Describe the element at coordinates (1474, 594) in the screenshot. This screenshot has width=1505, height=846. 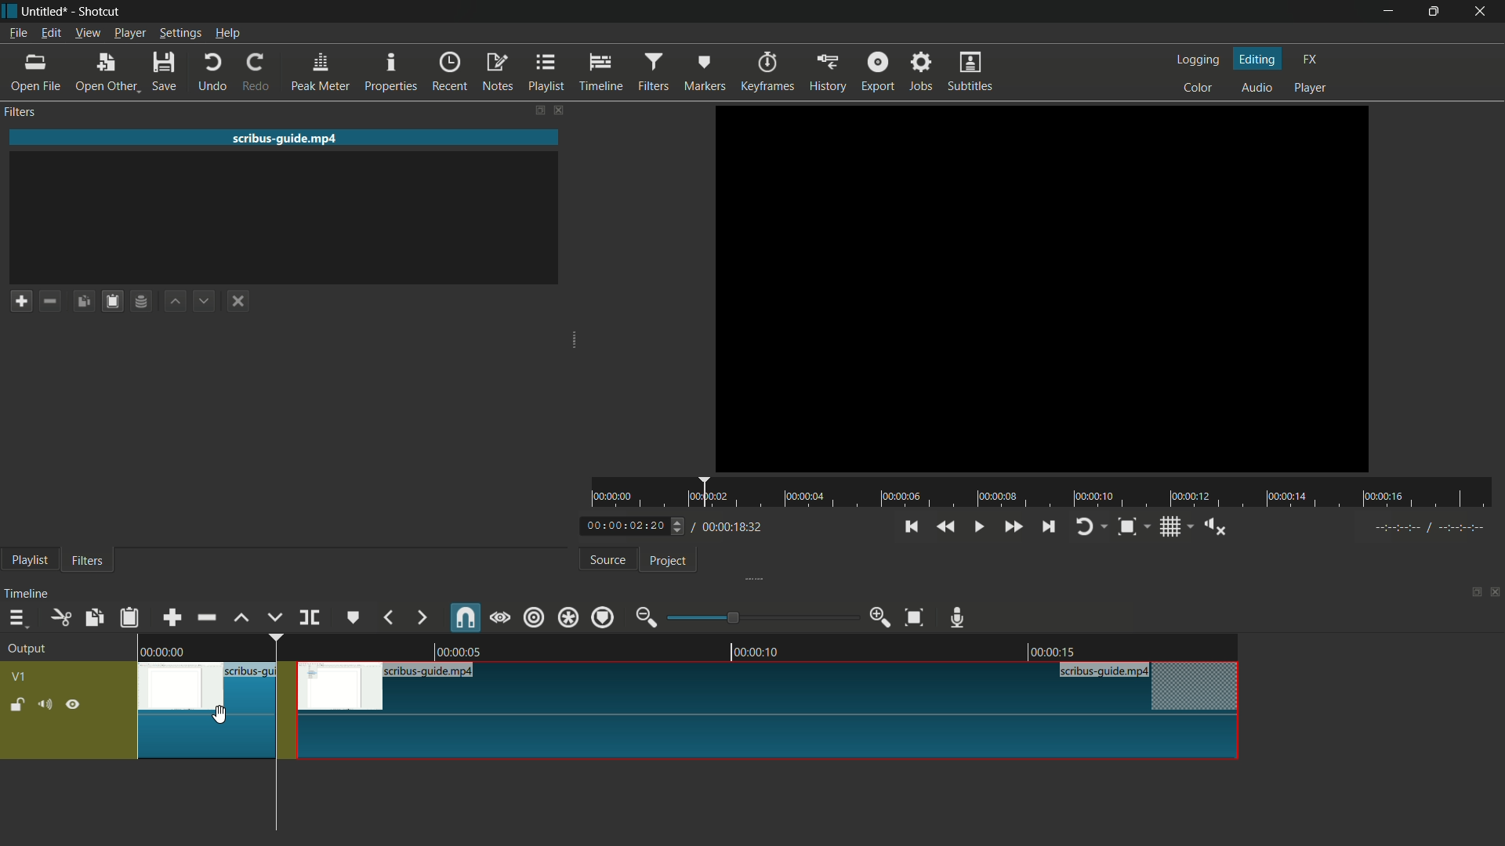
I see `change layout` at that location.